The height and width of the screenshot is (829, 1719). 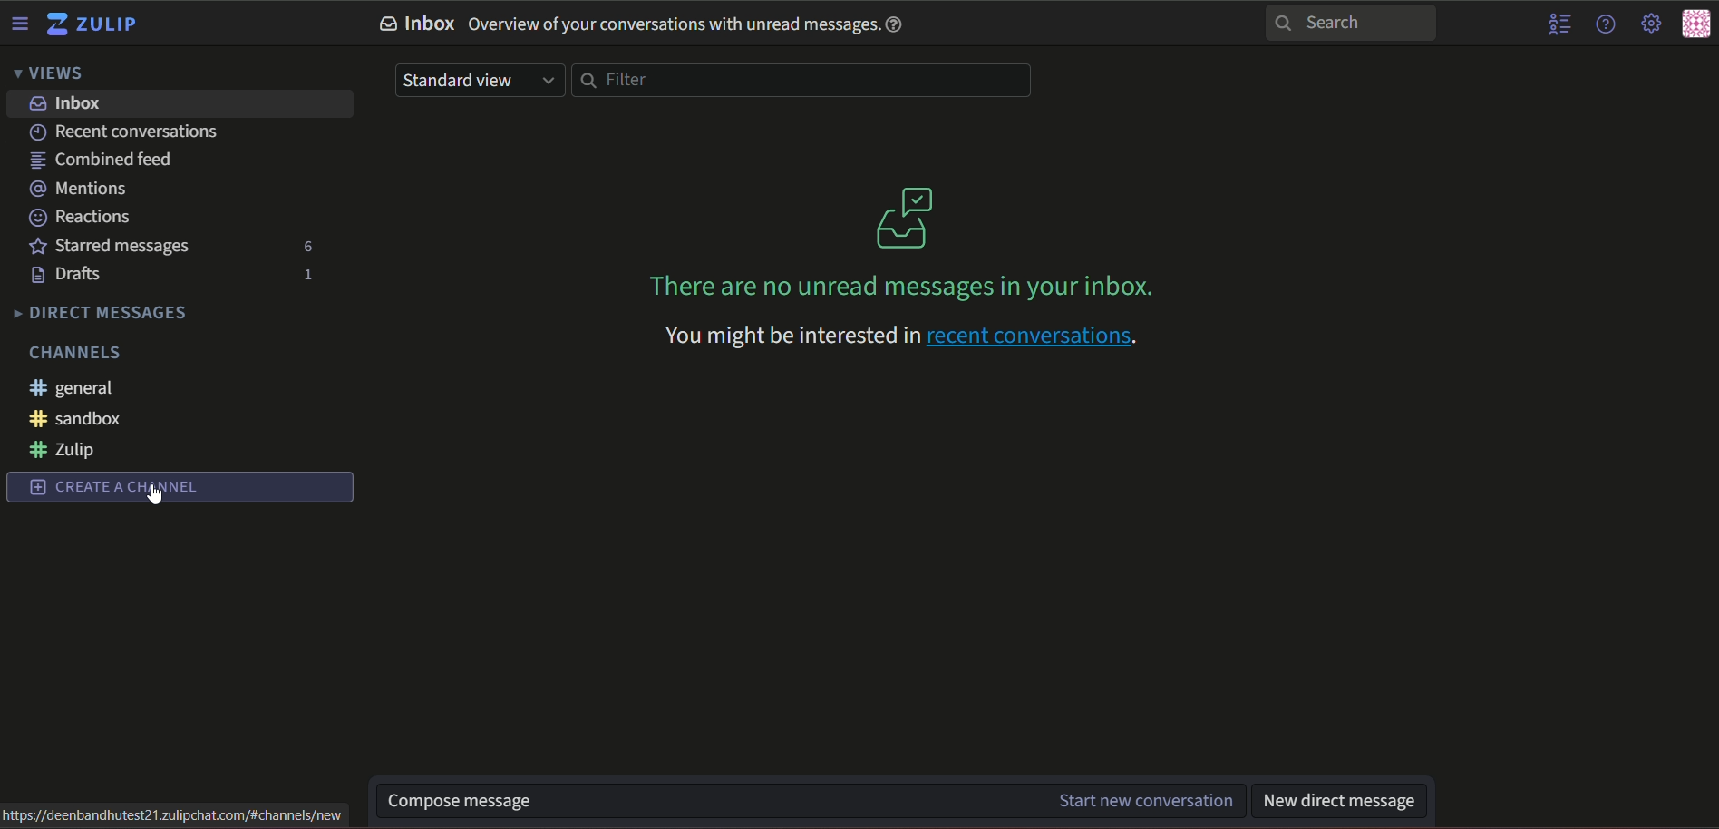 I want to click on There are no unread messages in your inbox. You might be interested in recent conversations, so click(x=918, y=313).